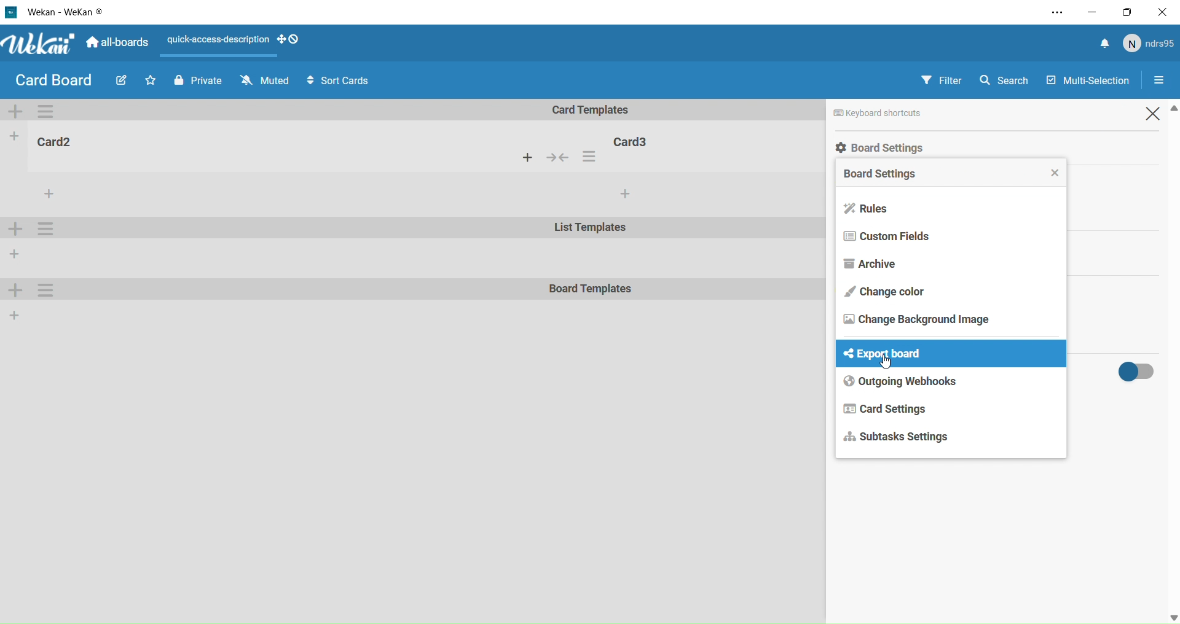 This screenshot has height=624, width=1180. What do you see at coordinates (16, 110) in the screenshot?
I see `` at bounding box center [16, 110].